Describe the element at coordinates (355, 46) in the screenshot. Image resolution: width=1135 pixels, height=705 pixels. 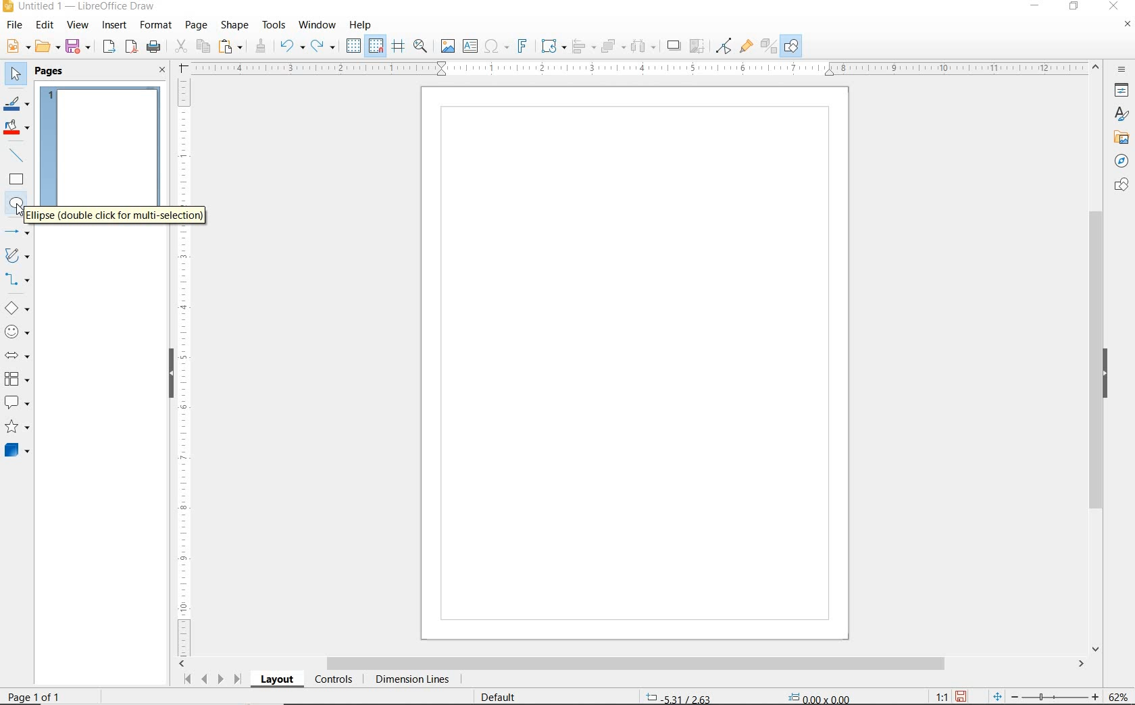
I see `DISPLAY GRID` at that location.